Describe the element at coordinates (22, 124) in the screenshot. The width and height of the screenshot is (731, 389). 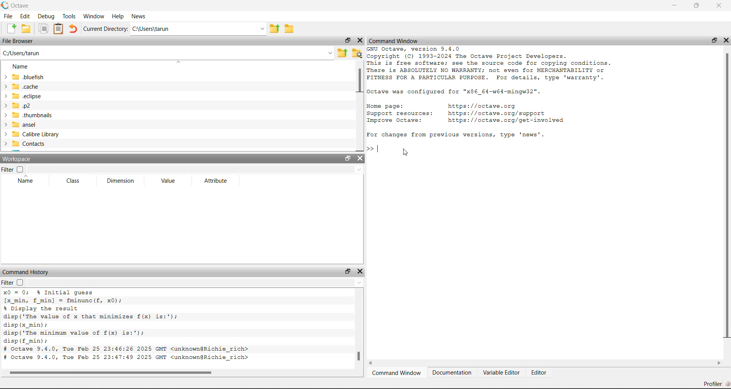
I see `> ansel` at that location.